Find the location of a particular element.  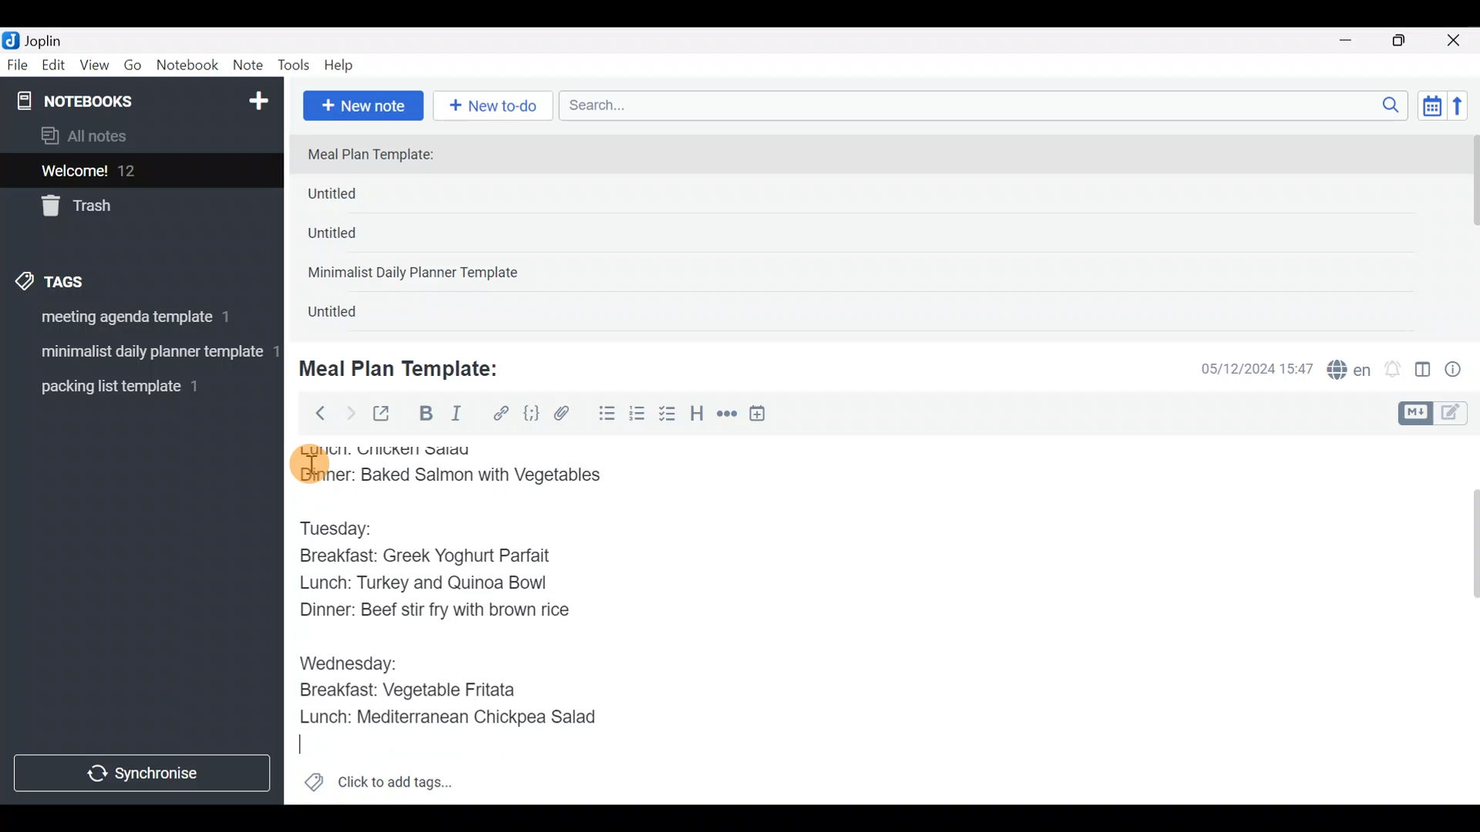

New is located at coordinates (257, 98).